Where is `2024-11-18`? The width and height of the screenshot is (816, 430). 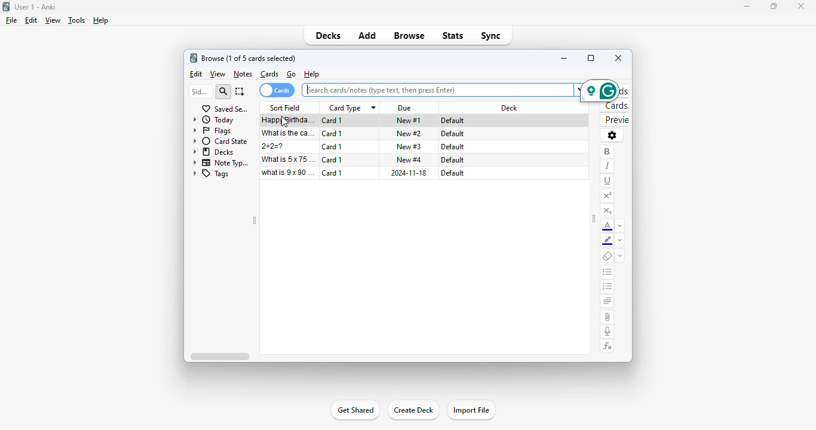 2024-11-18 is located at coordinates (407, 173).